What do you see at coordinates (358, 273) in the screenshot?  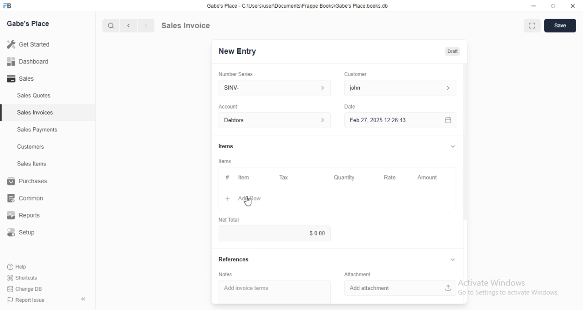 I see `Attachment` at bounding box center [358, 273].